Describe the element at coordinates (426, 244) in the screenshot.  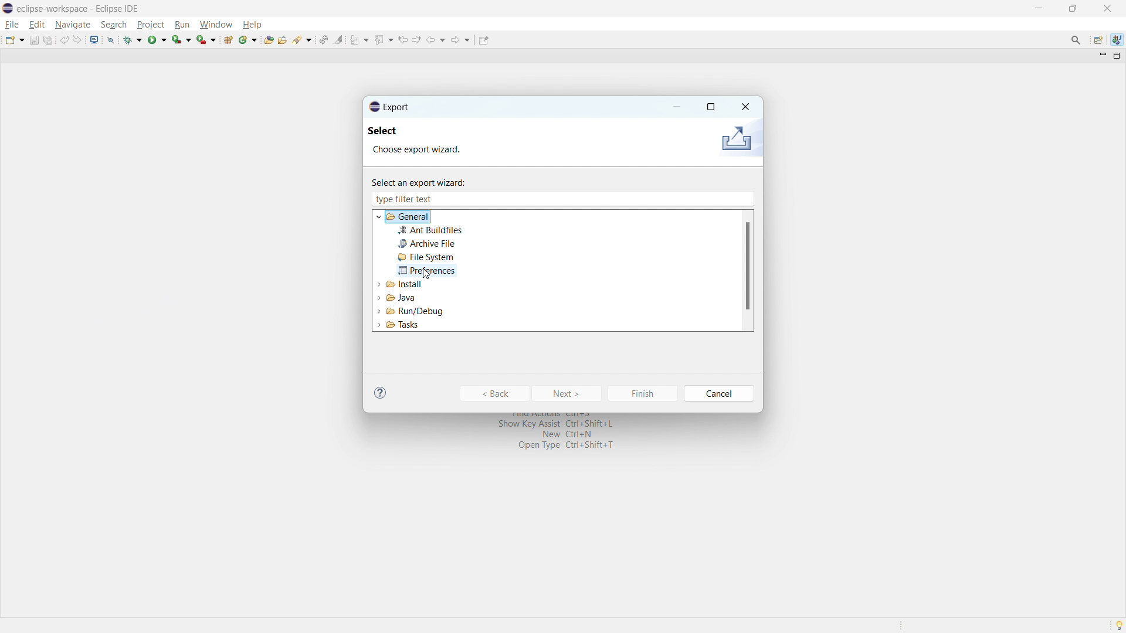
I see `archive file` at that location.